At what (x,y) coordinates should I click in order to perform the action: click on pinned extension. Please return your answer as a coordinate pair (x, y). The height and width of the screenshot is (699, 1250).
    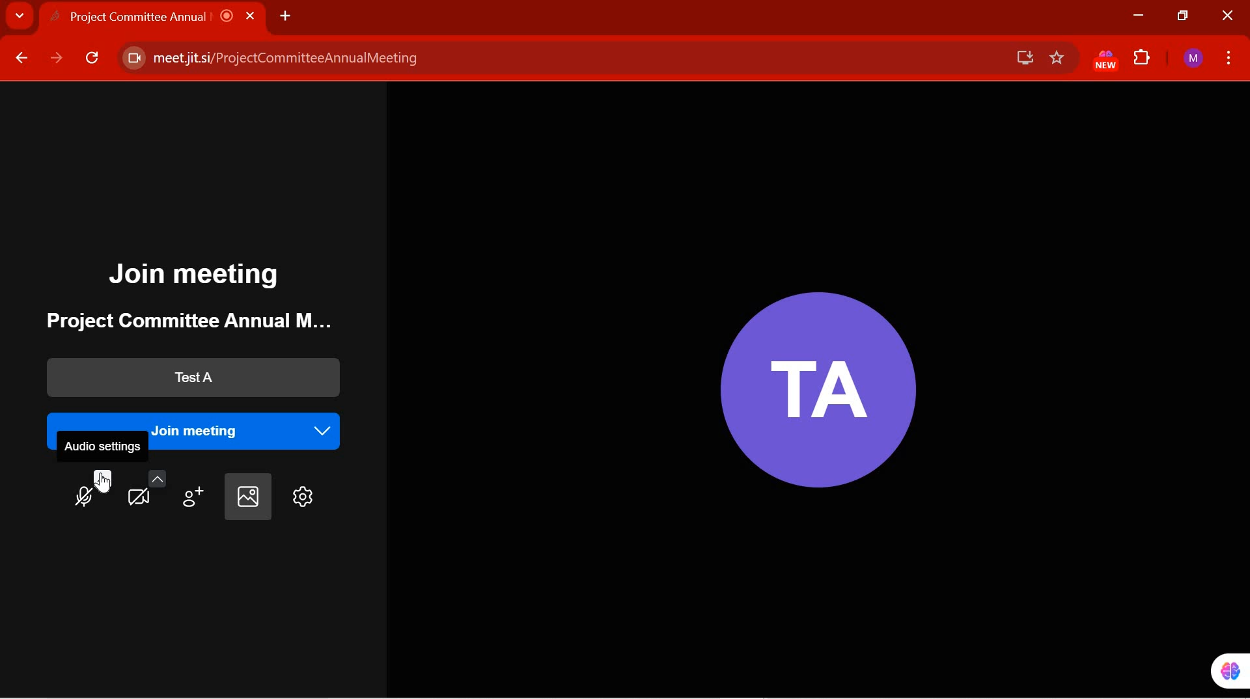
    Looking at the image, I should click on (1221, 670).